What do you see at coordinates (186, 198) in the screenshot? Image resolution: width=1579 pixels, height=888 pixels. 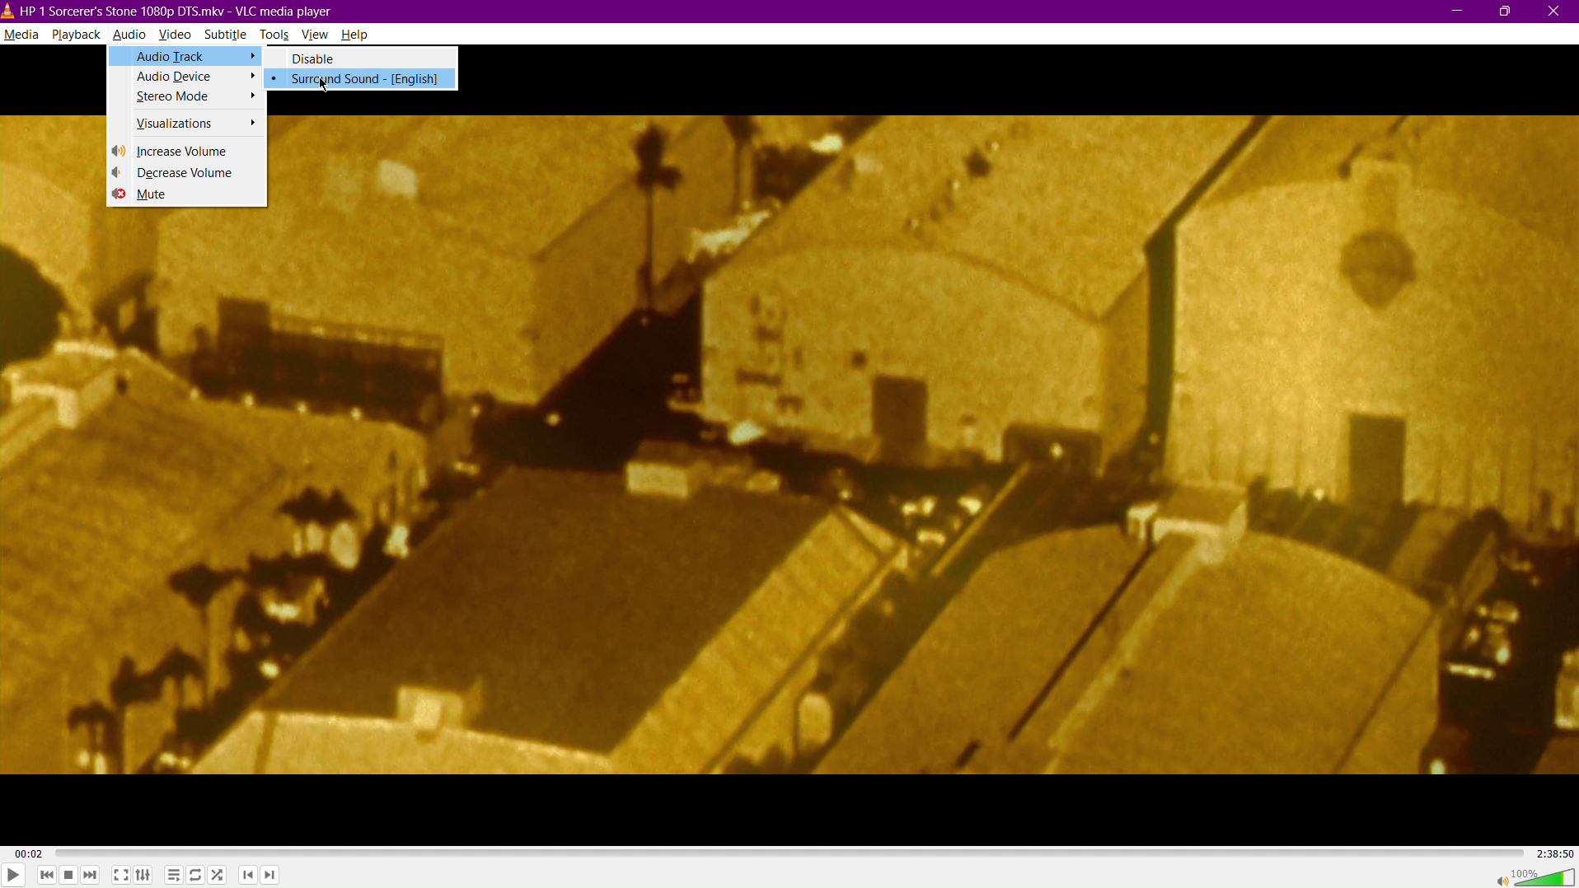 I see `Mute` at bounding box center [186, 198].